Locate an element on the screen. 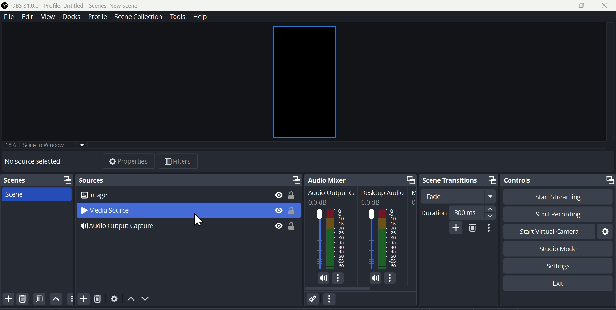 The height and width of the screenshot is (310, 616). Properties is located at coordinates (129, 160).